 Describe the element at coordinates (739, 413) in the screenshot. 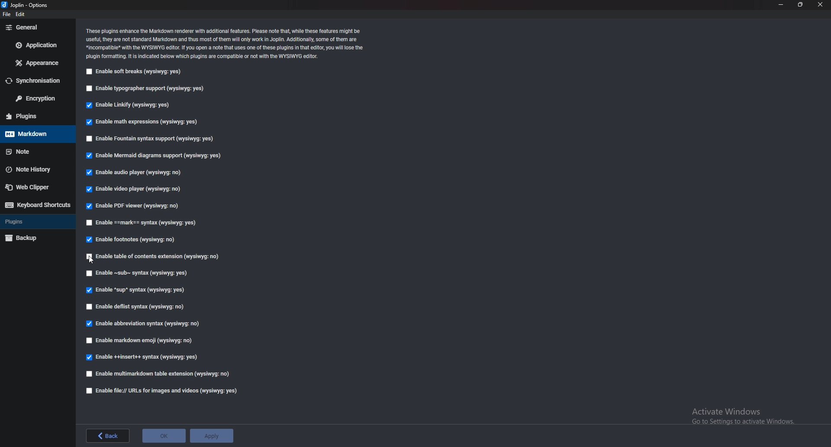

I see `Activate Windows
Go to Settings to activate Windows.` at that location.